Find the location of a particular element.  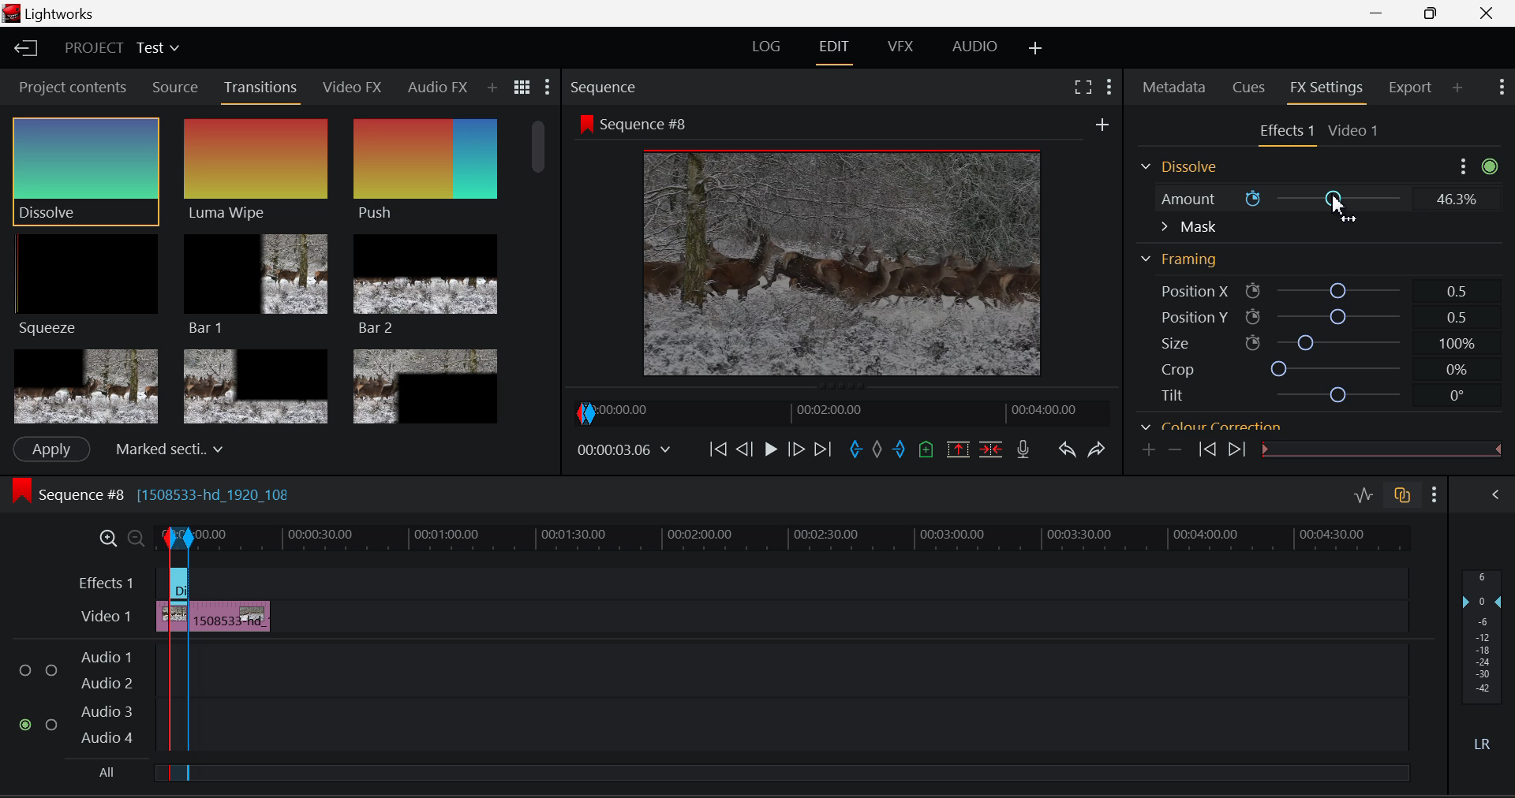

Mask is located at coordinates (1188, 227).